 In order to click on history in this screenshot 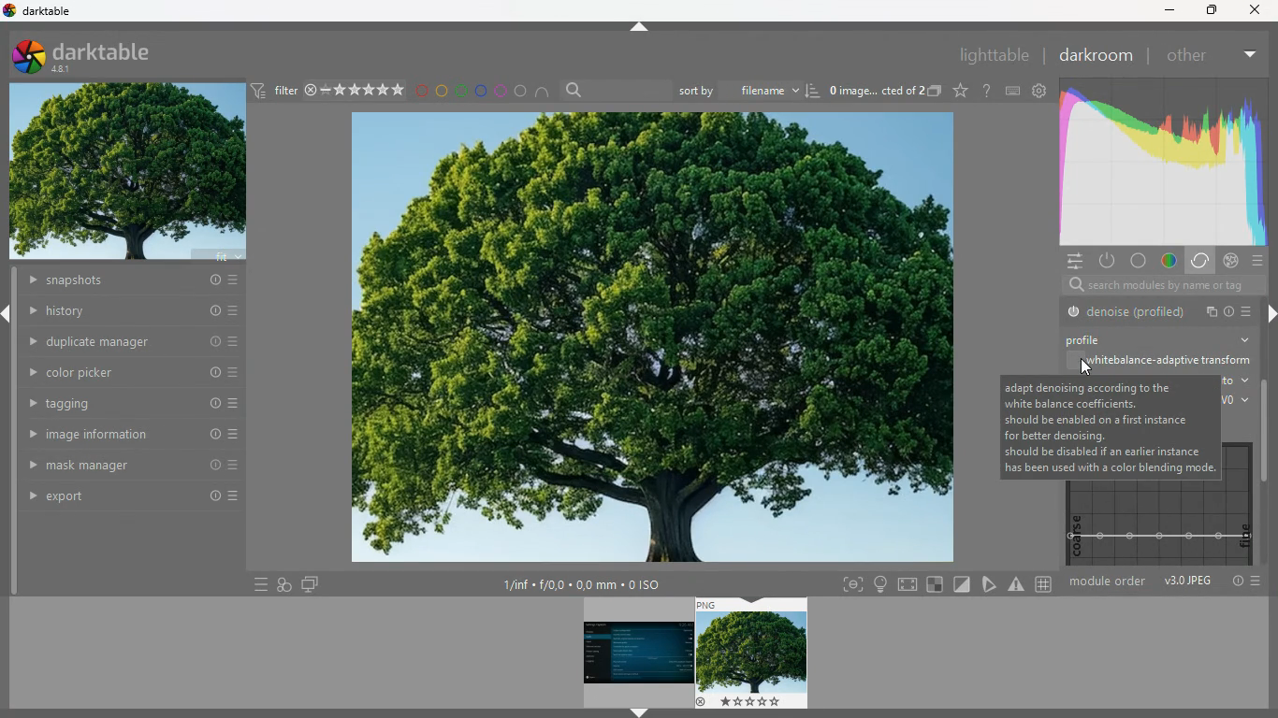, I will do `click(130, 312)`.